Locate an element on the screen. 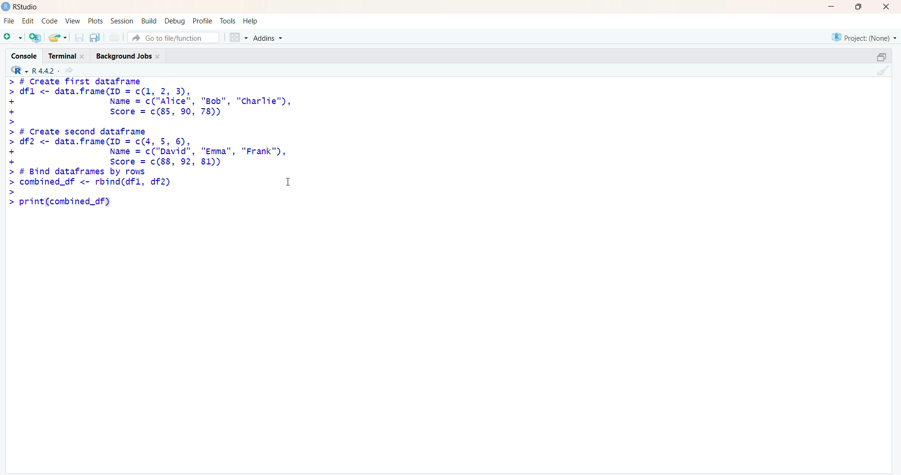  Console is located at coordinates (23, 55).